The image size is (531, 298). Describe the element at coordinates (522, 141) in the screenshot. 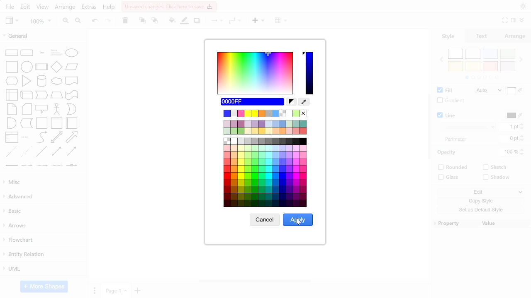

I see `decrease perimeter` at that location.